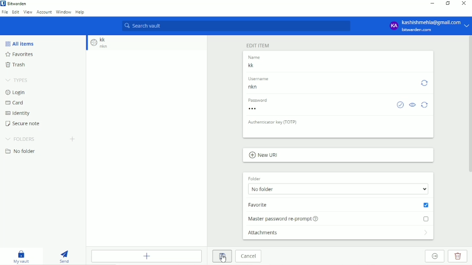  What do you see at coordinates (256, 178) in the screenshot?
I see `Folder` at bounding box center [256, 178].